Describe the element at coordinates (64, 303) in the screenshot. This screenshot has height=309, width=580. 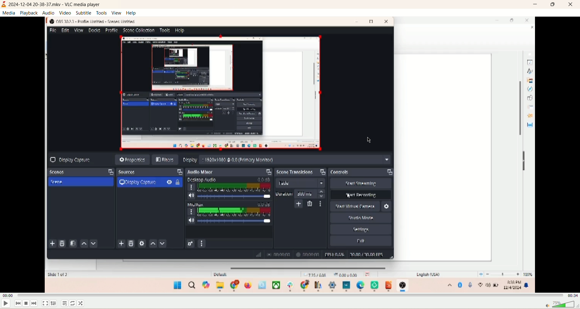
I see `playlist` at that location.